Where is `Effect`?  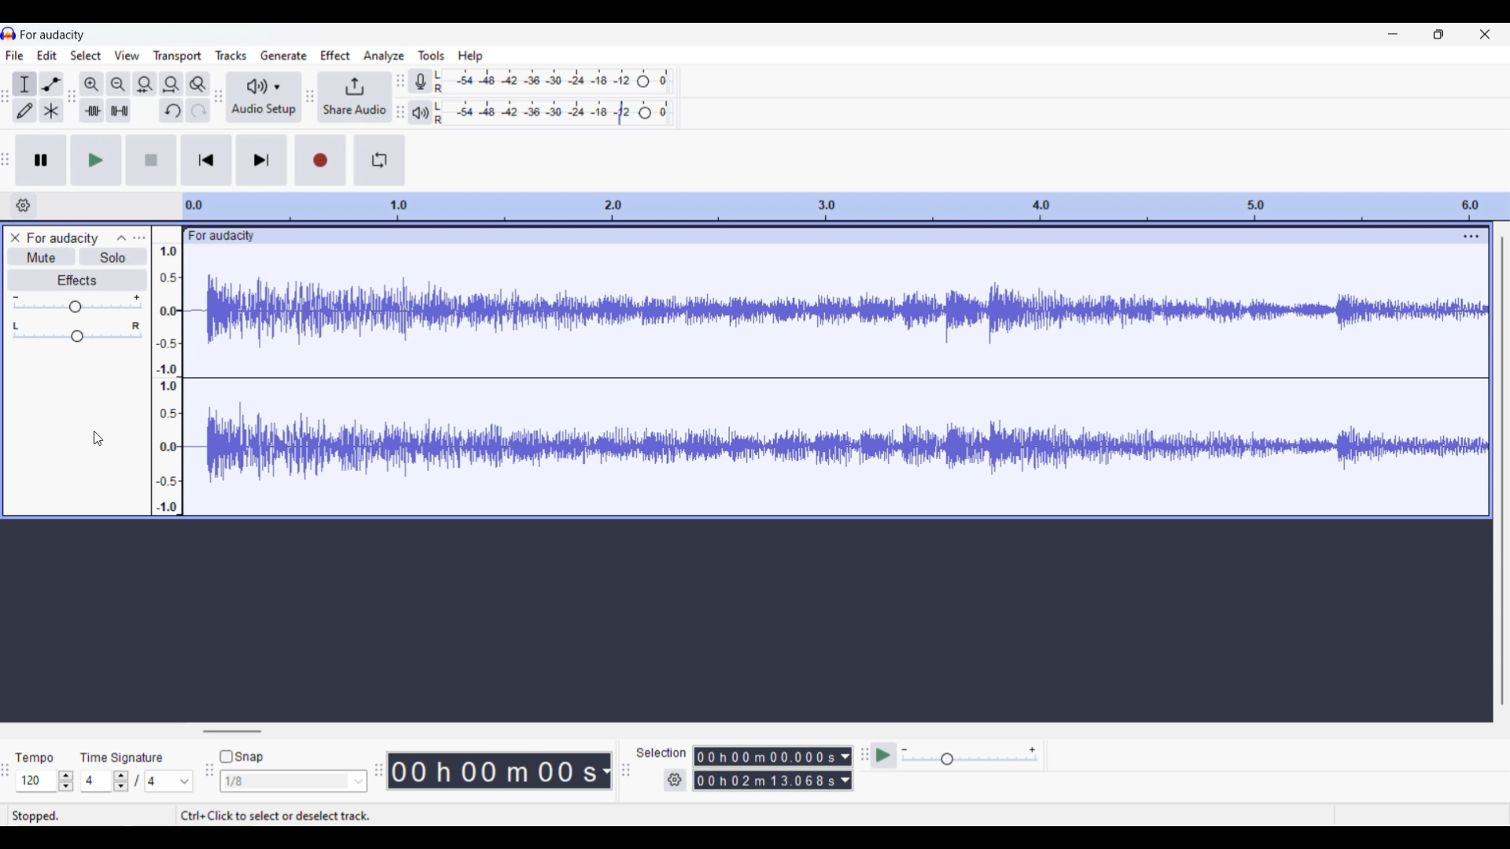 Effect is located at coordinates (335, 55).